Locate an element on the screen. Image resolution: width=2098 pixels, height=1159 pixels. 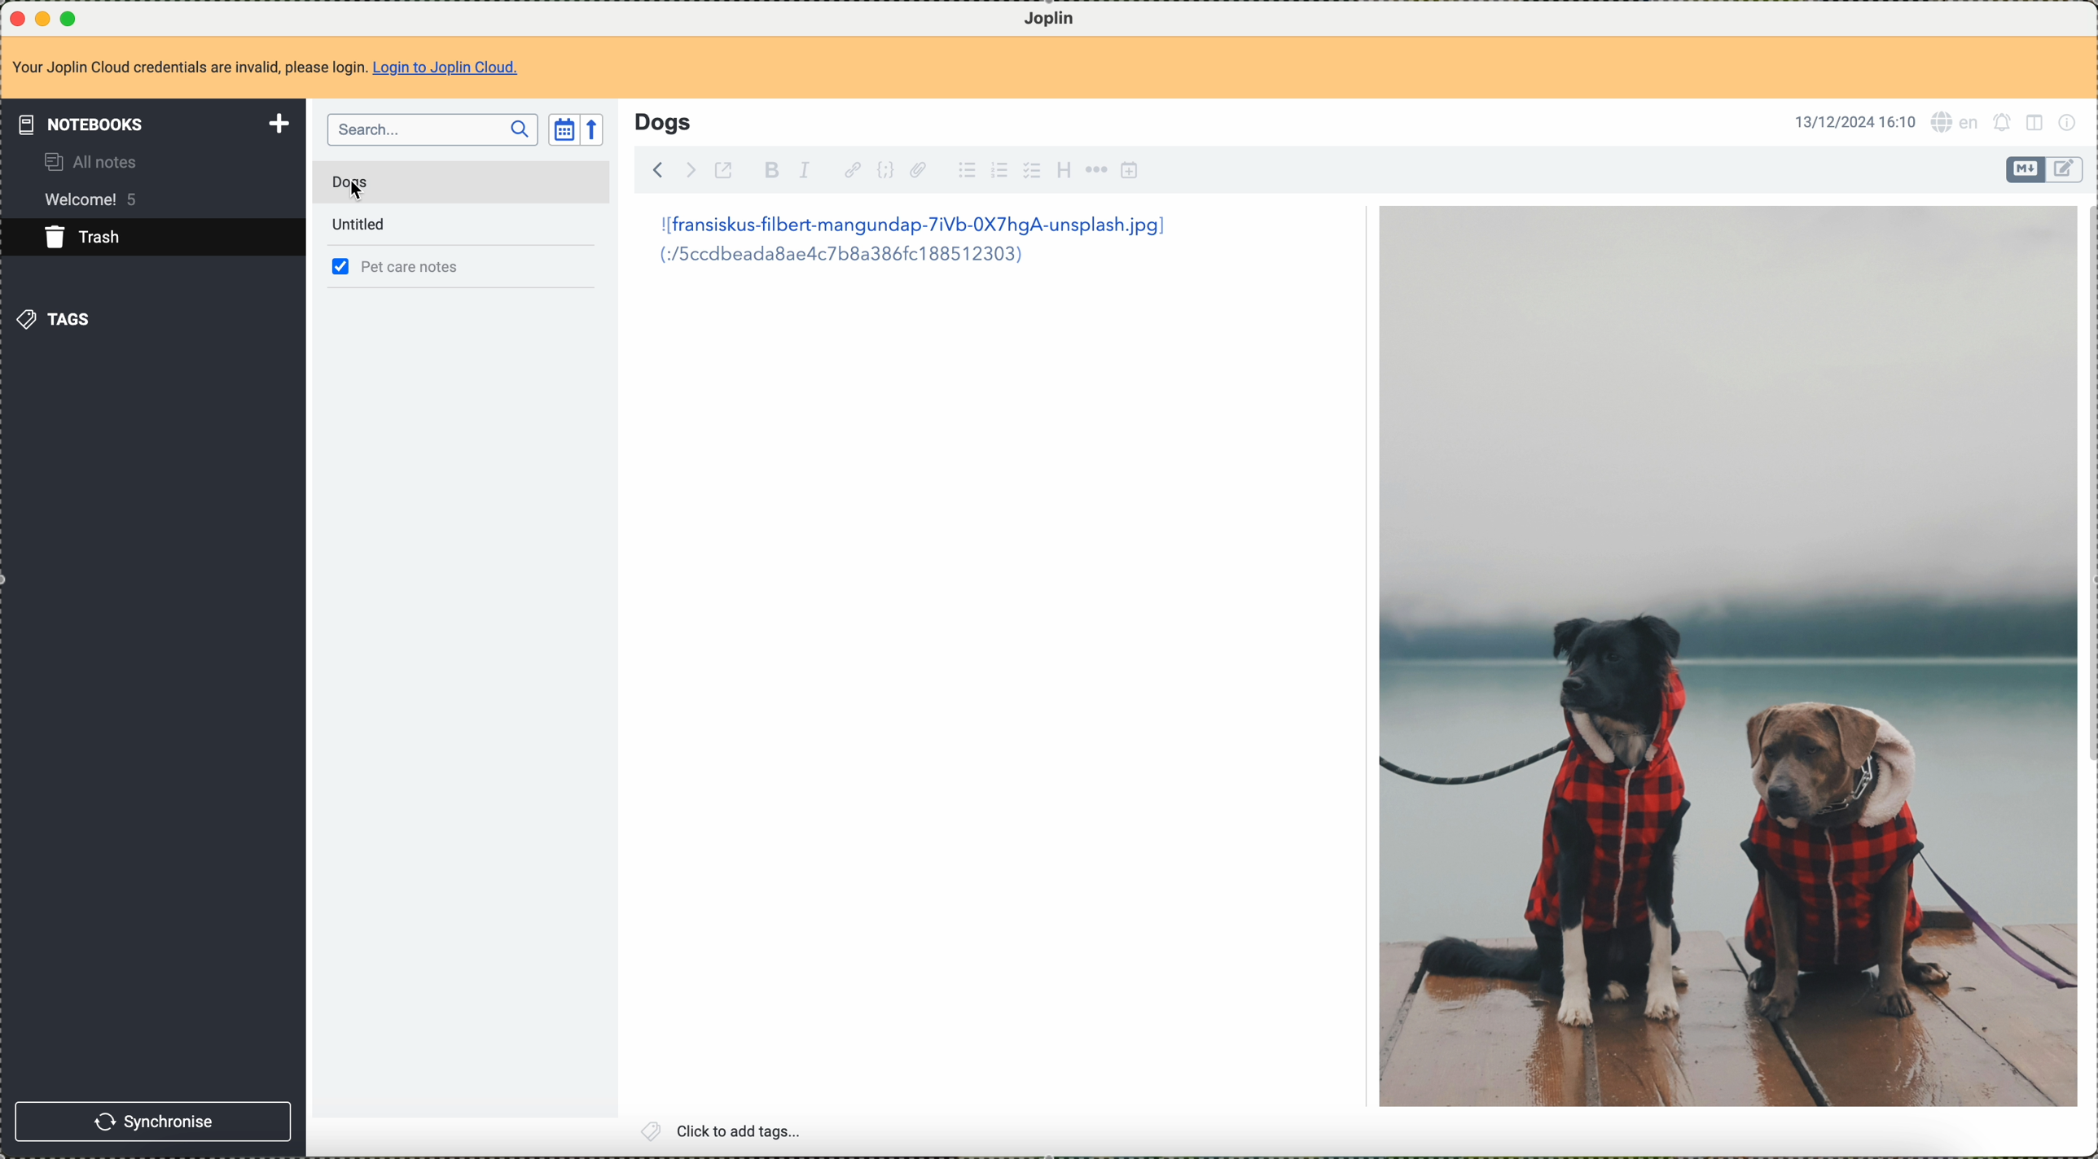
attach file is located at coordinates (923, 171).